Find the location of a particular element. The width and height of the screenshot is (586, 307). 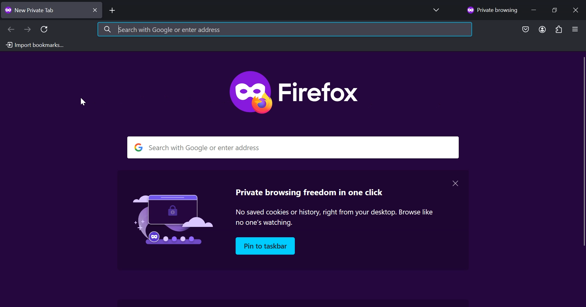

Add New tab is located at coordinates (113, 10).